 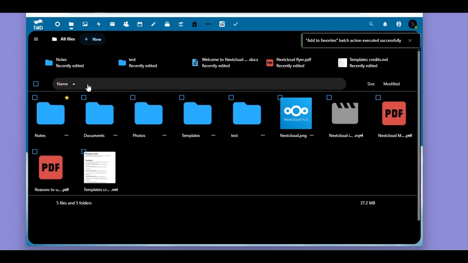 What do you see at coordinates (347, 136) in the screenshot?
I see `Nextdoud i... .mp4.` at bounding box center [347, 136].